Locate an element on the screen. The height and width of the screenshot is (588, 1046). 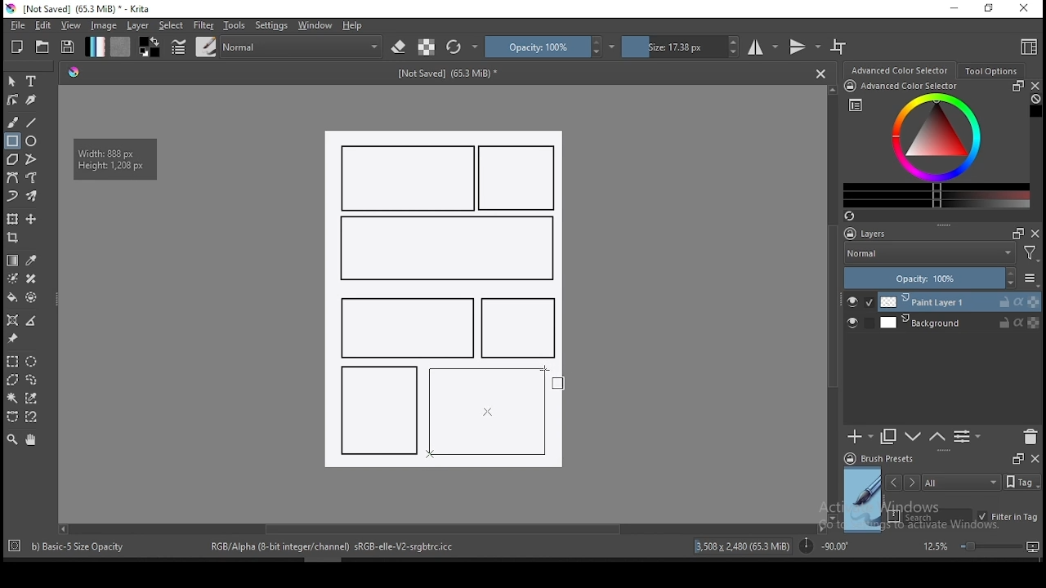
colorize mask tool is located at coordinates (14, 278).